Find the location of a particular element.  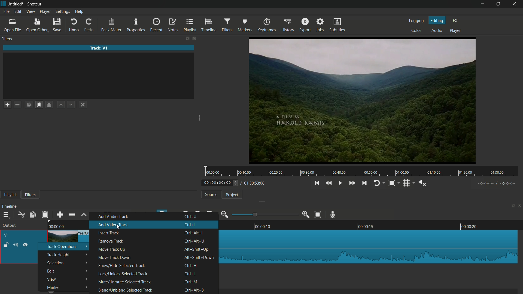

copy is located at coordinates (33, 215).